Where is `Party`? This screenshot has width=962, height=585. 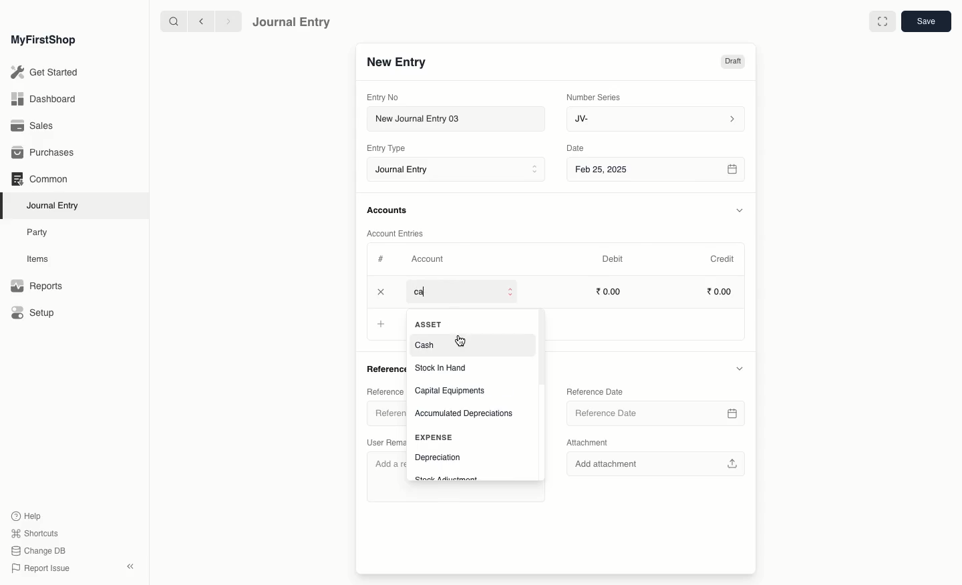 Party is located at coordinates (38, 232).